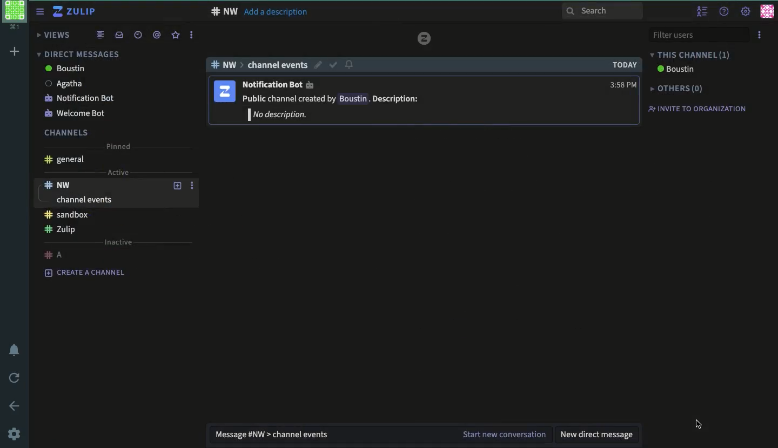  Describe the element at coordinates (16, 376) in the screenshot. I see `refresh` at that location.